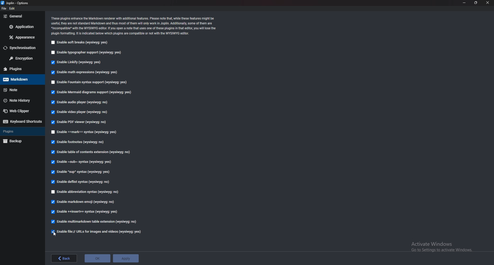  What do you see at coordinates (96, 232) in the screenshot?
I see `enable file urls for images and videos` at bounding box center [96, 232].